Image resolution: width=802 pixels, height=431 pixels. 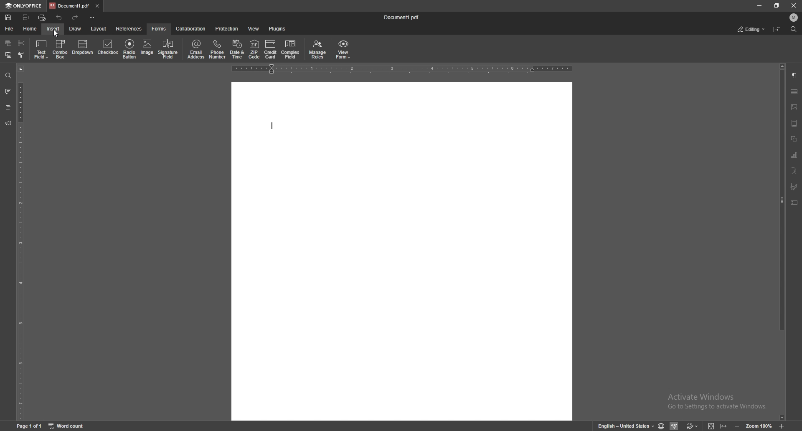 I want to click on layout, so click(x=99, y=29).